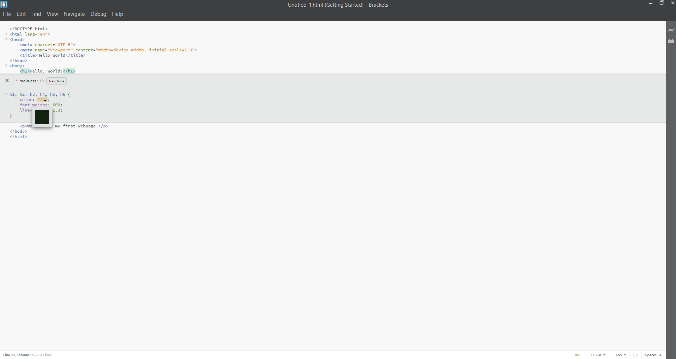 Image resolution: width=676 pixels, height=359 pixels. I want to click on spaces, so click(654, 354).